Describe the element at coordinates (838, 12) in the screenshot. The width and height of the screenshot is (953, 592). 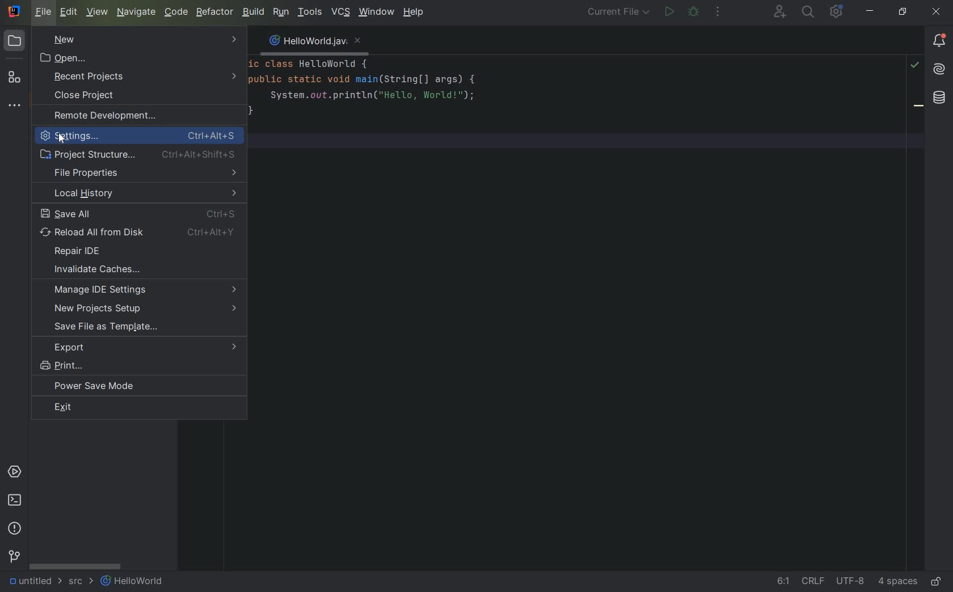
I see `IDE and Project Settings` at that location.